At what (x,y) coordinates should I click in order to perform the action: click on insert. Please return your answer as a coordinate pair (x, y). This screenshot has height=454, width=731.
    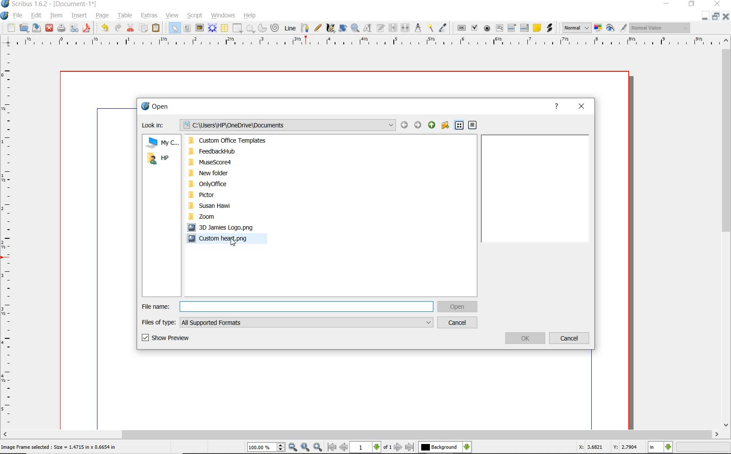
    Looking at the image, I should click on (78, 16).